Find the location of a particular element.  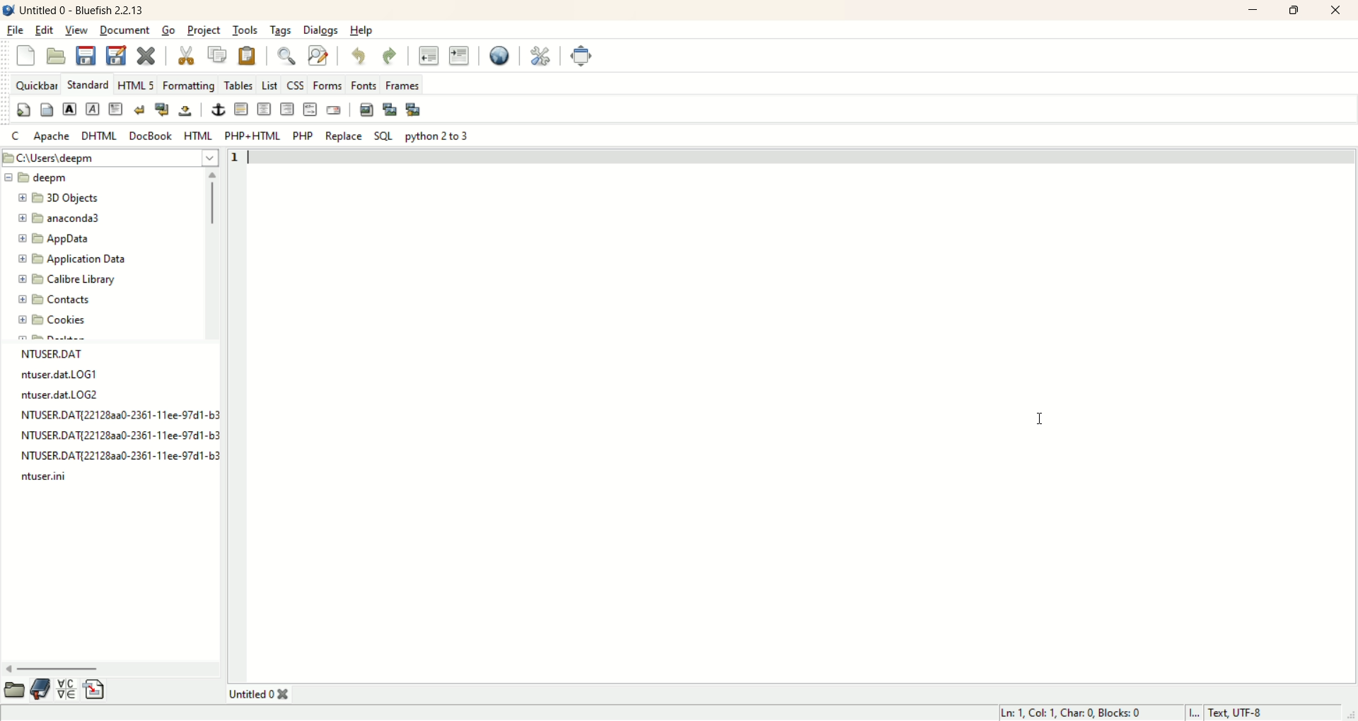

copy is located at coordinates (216, 54).